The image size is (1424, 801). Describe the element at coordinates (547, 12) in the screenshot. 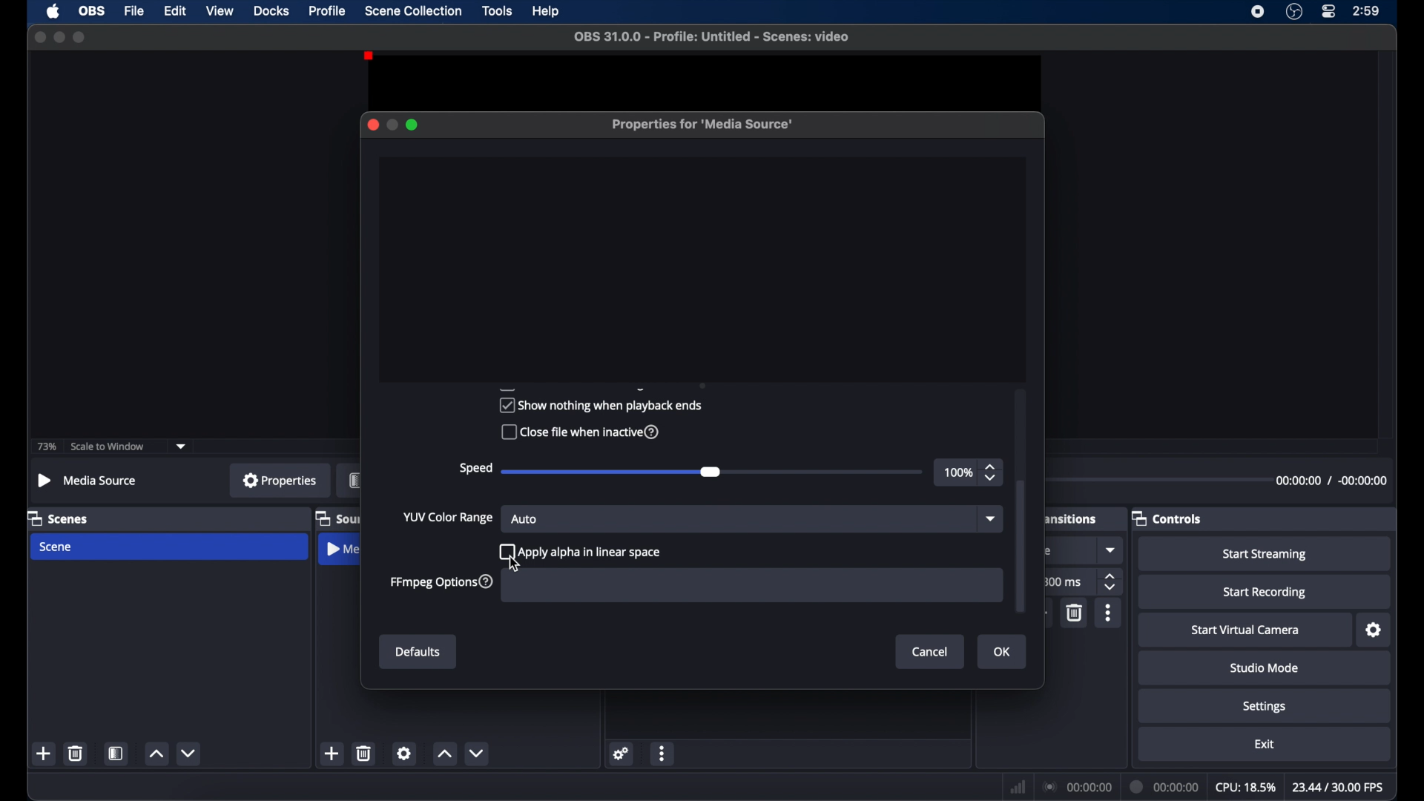

I see `help` at that location.